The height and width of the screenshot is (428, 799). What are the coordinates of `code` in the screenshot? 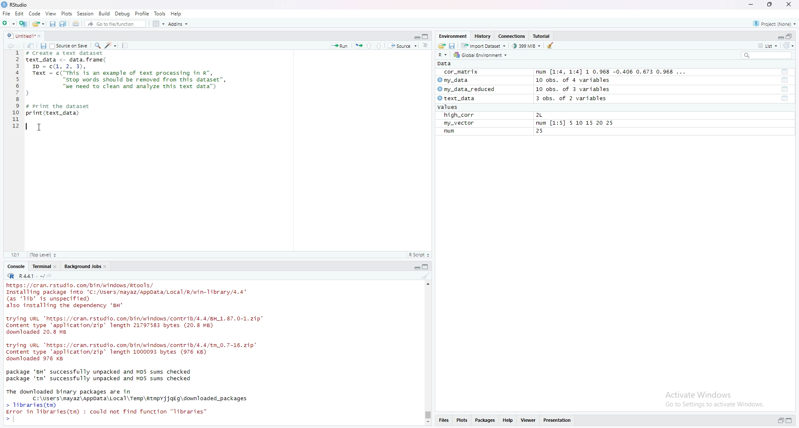 It's located at (35, 13).